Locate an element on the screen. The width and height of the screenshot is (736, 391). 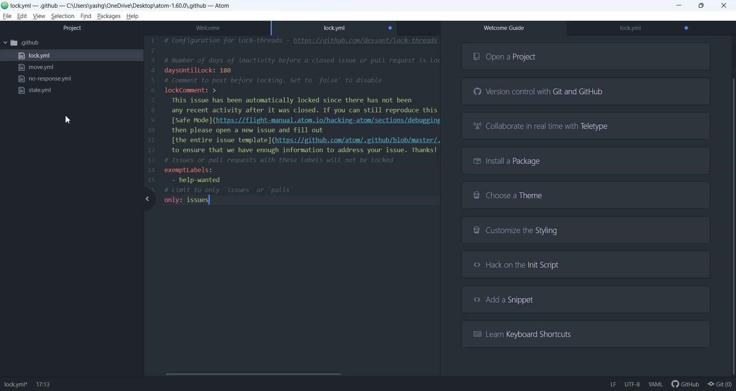
Cursor is located at coordinates (67, 120).